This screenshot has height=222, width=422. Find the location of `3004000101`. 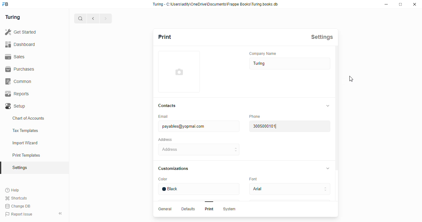

3004000101 is located at coordinates (292, 127).